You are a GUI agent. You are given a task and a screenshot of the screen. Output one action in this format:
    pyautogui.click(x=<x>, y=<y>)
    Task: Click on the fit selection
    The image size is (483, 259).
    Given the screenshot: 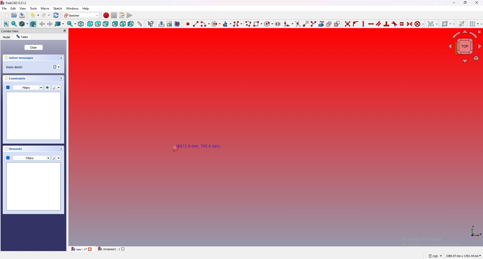 What is the action you would take?
    pyautogui.click(x=14, y=24)
    